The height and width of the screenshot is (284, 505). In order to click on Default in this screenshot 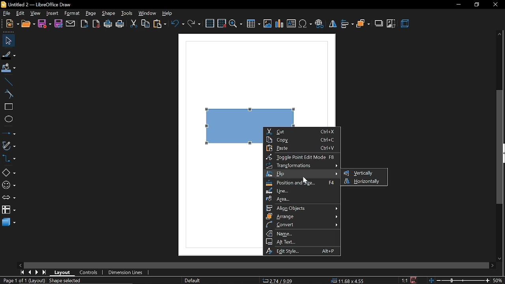, I will do `click(192, 281)`.